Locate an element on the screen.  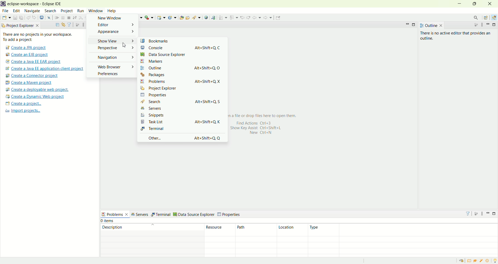
previous edit location is located at coordinates (242, 17).